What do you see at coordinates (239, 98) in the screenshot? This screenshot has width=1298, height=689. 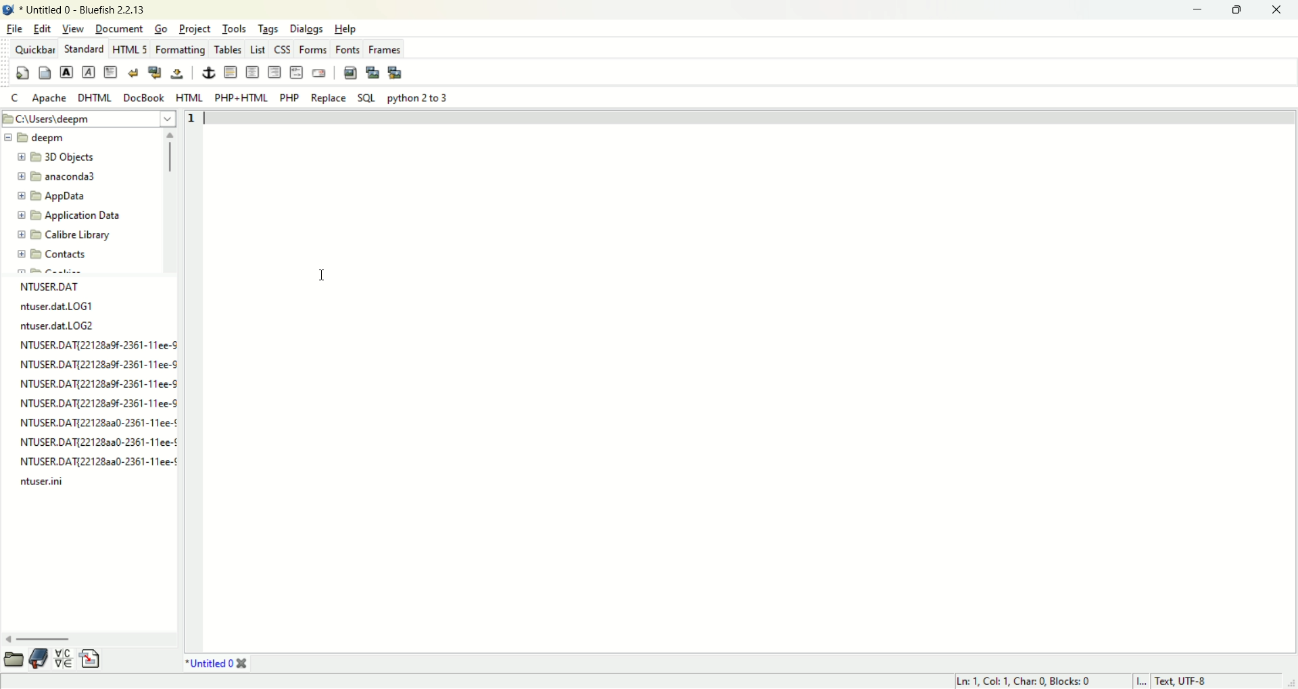 I see `PHP+HTML` at bounding box center [239, 98].